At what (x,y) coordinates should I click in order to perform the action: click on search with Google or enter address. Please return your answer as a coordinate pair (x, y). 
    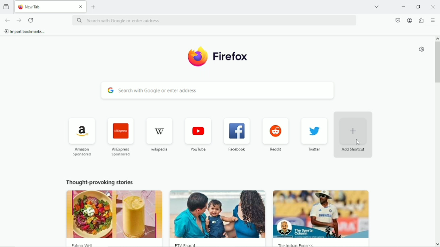
    Looking at the image, I should click on (219, 91).